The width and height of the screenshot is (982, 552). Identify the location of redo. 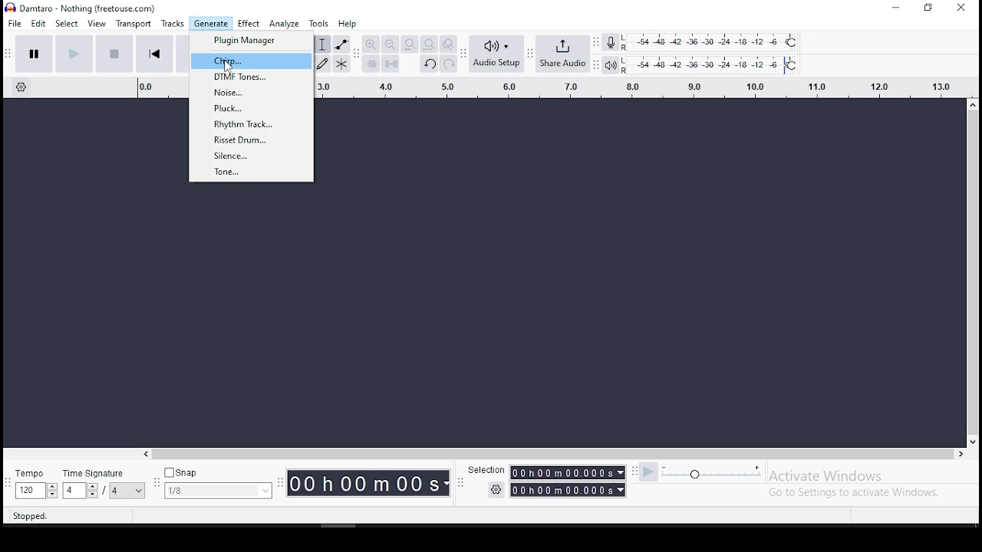
(449, 63).